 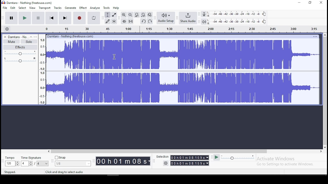 What do you see at coordinates (315, 36) in the screenshot?
I see `` at bounding box center [315, 36].